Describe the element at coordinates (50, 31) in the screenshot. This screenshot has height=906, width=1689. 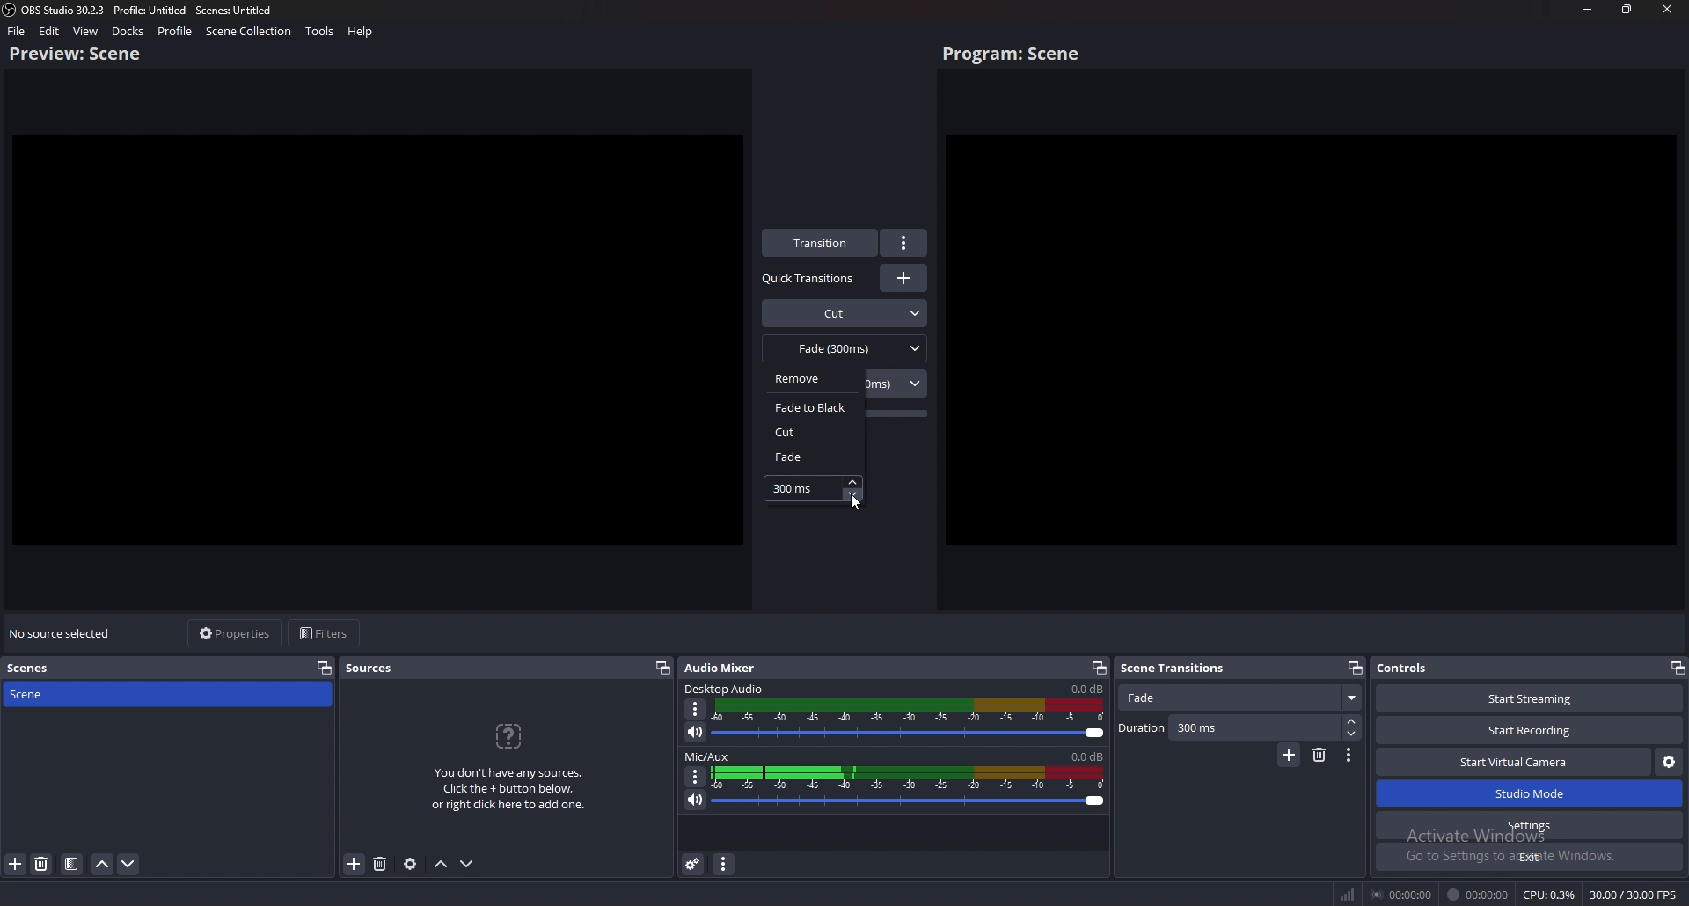
I see `edit` at that location.